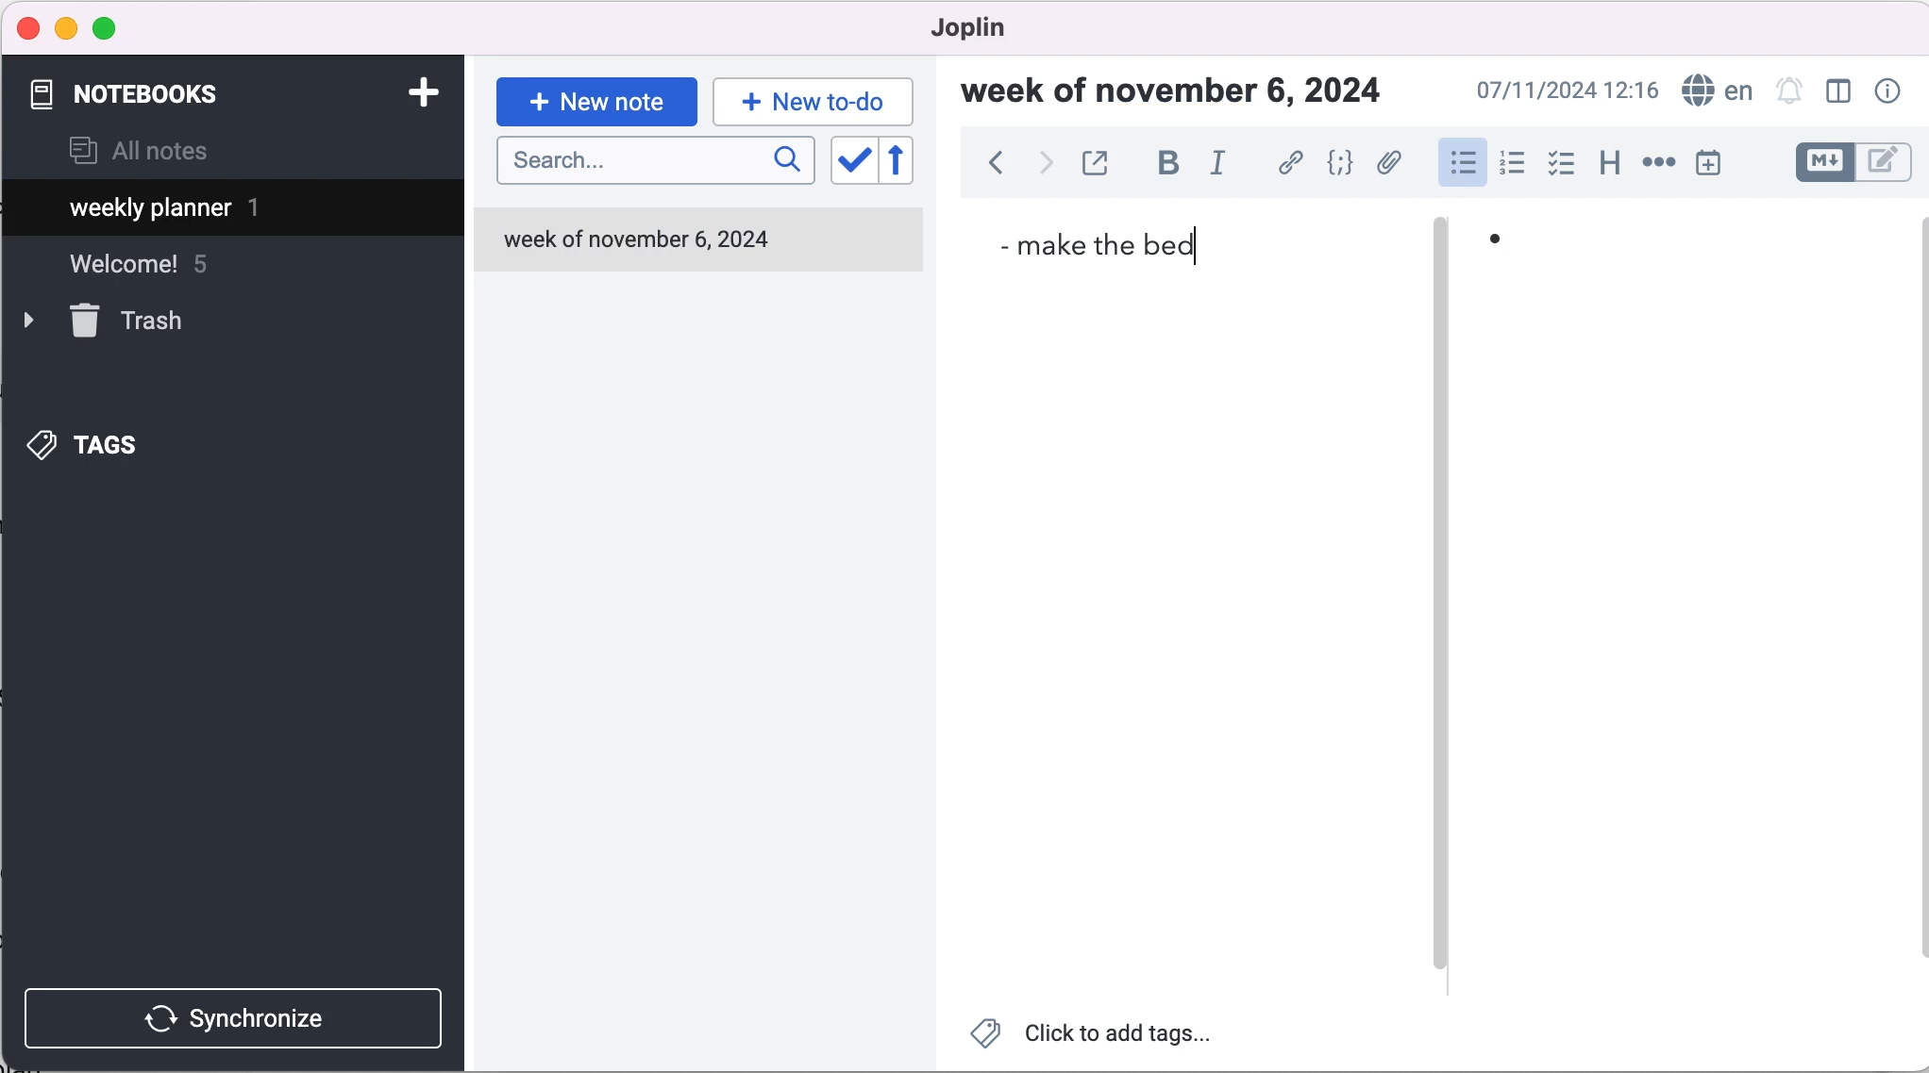  Describe the element at coordinates (1608, 160) in the screenshot. I see `heading` at that location.